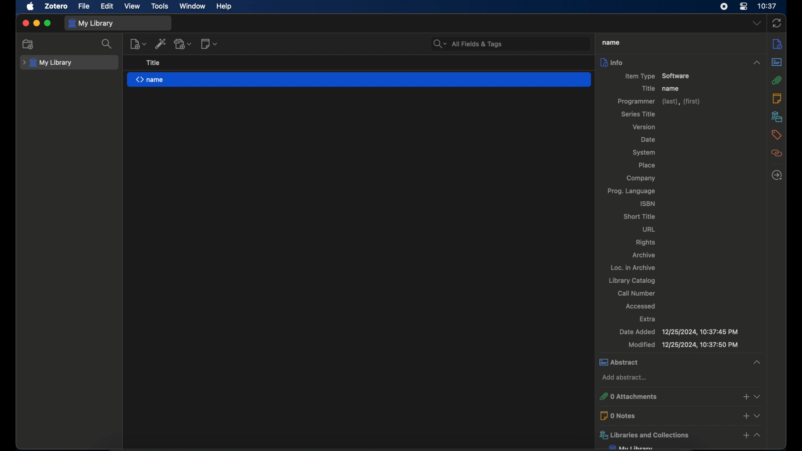  I want to click on collapse, so click(755, 61).